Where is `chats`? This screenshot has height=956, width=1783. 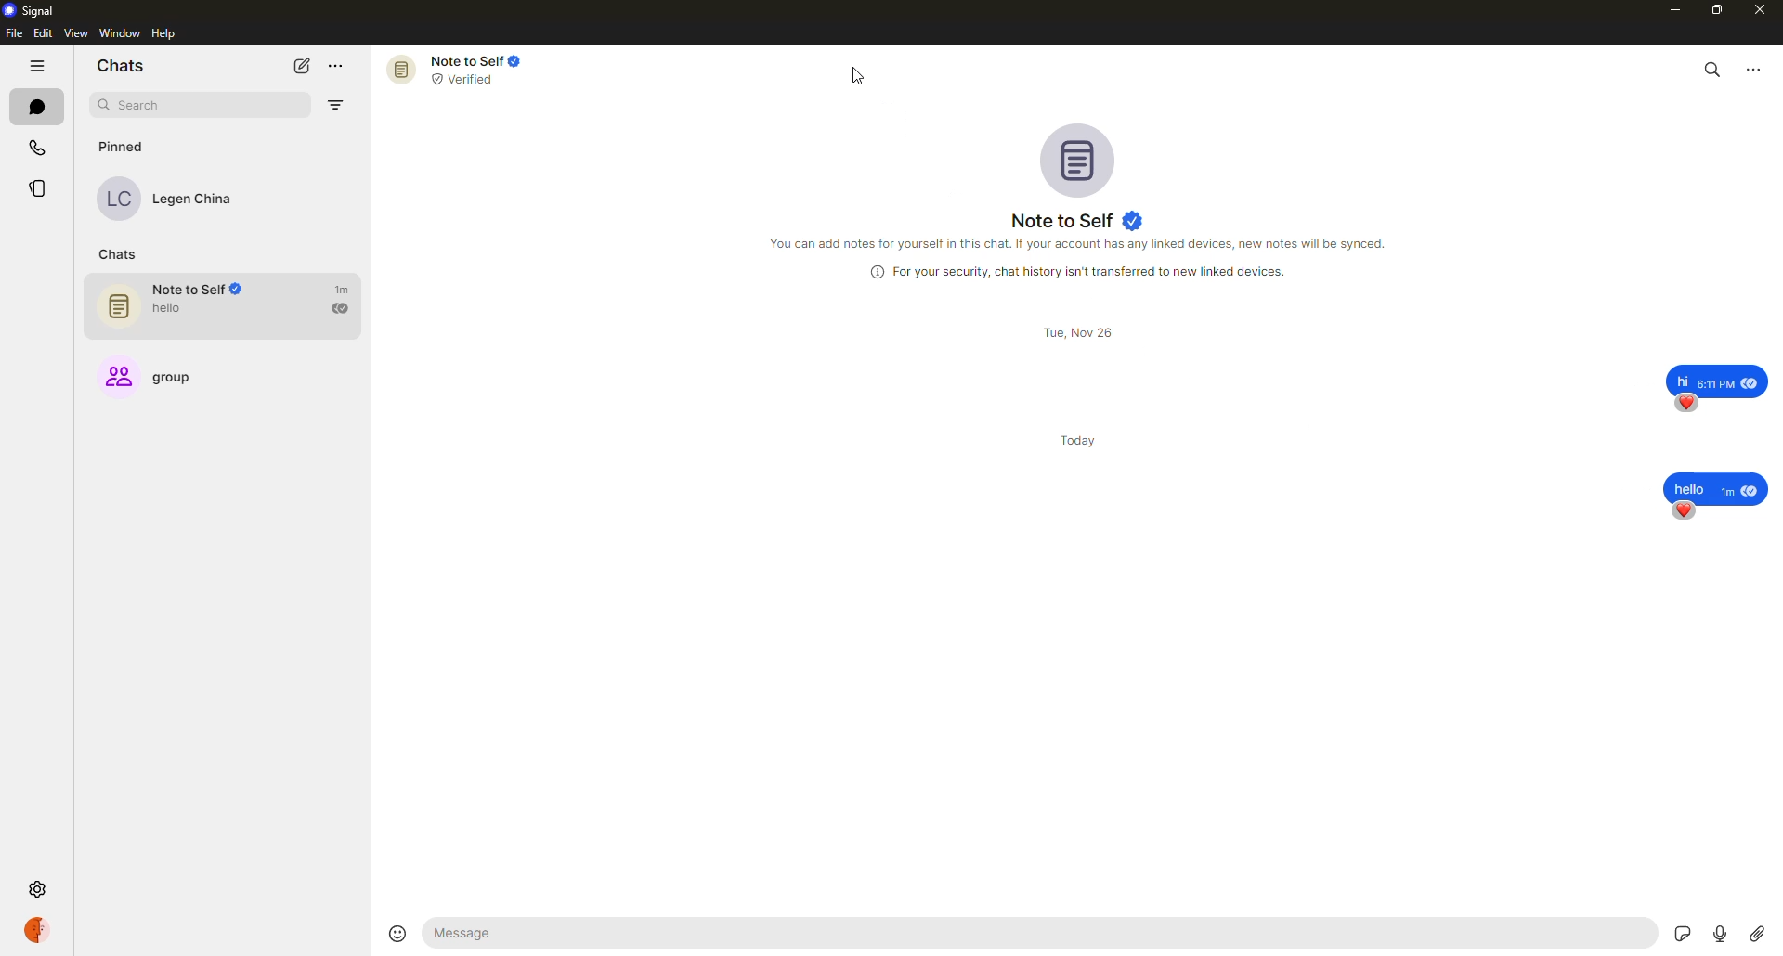
chats is located at coordinates (36, 106).